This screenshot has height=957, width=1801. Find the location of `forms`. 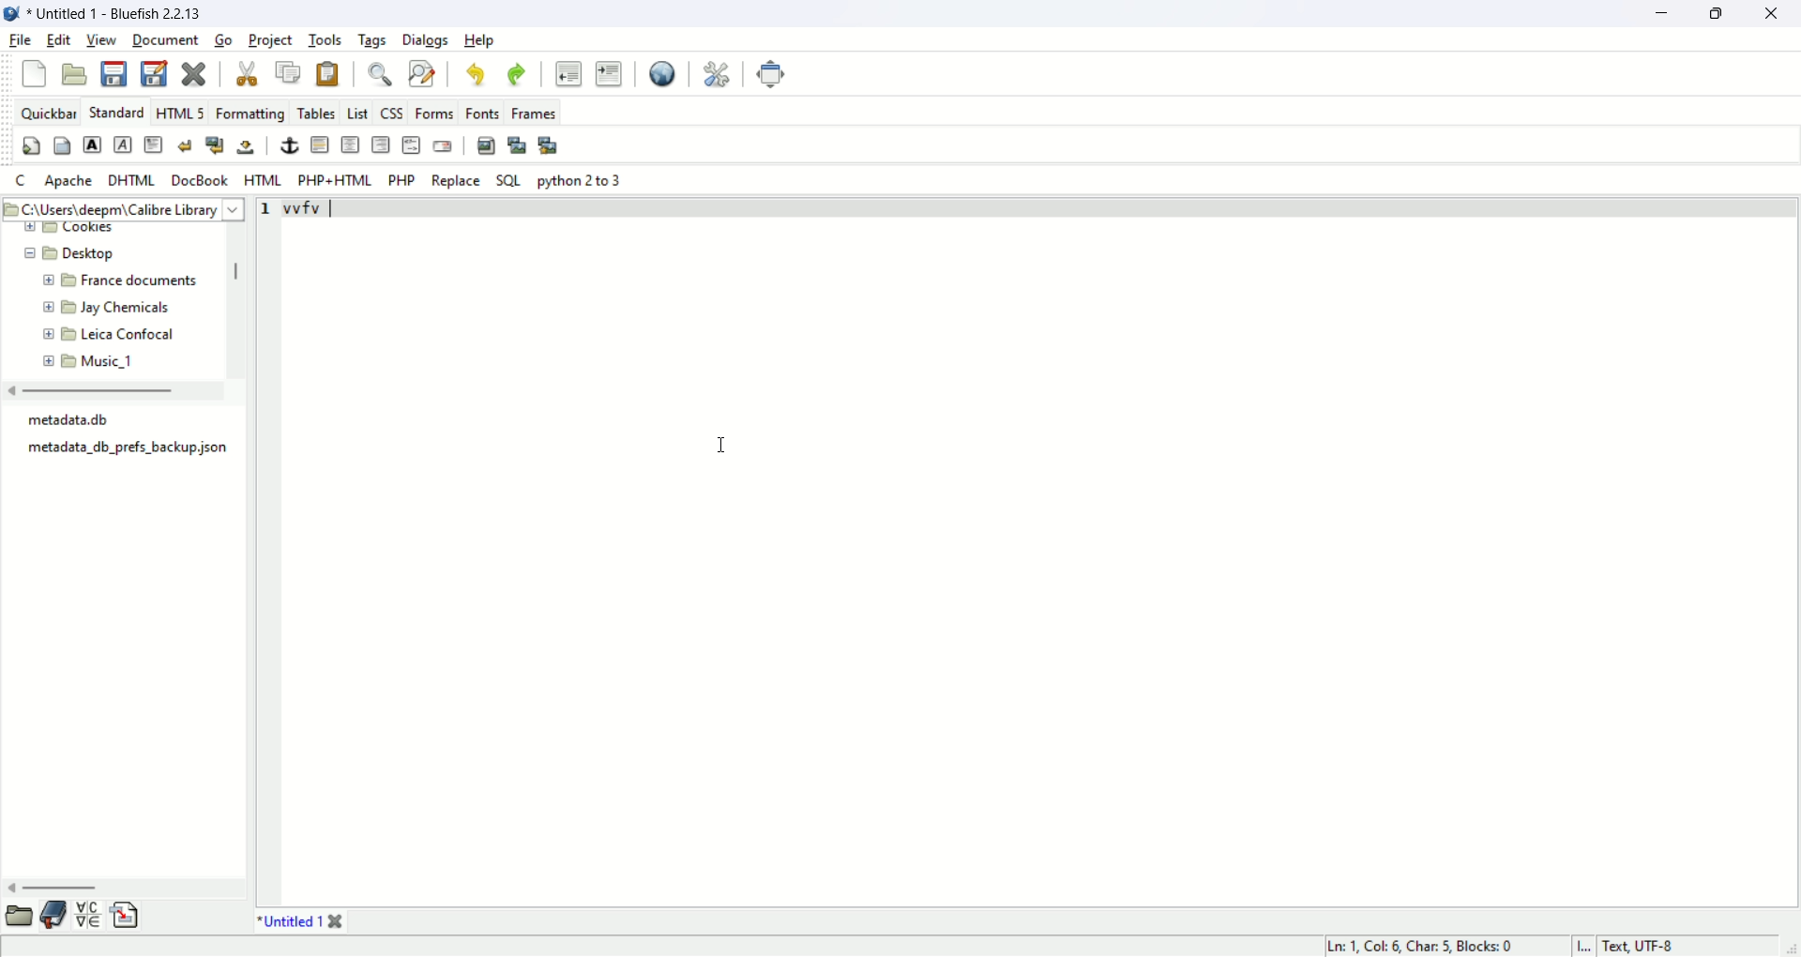

forms is located at coordinates (434, 114).